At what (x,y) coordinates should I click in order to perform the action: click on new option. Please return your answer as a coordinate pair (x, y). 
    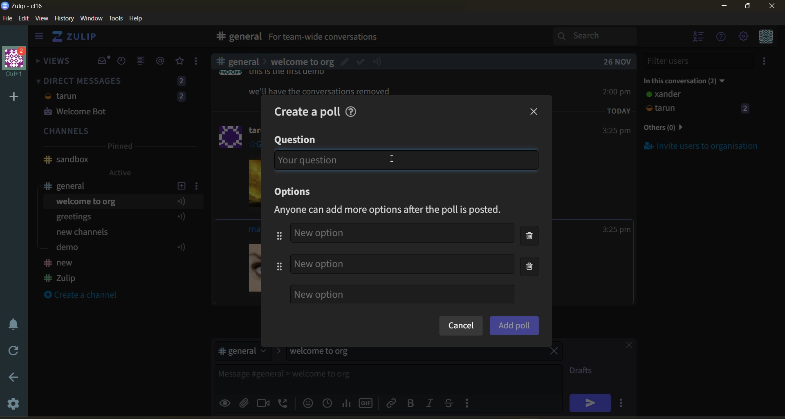
    Looking at the image, I should click on (401, 234).